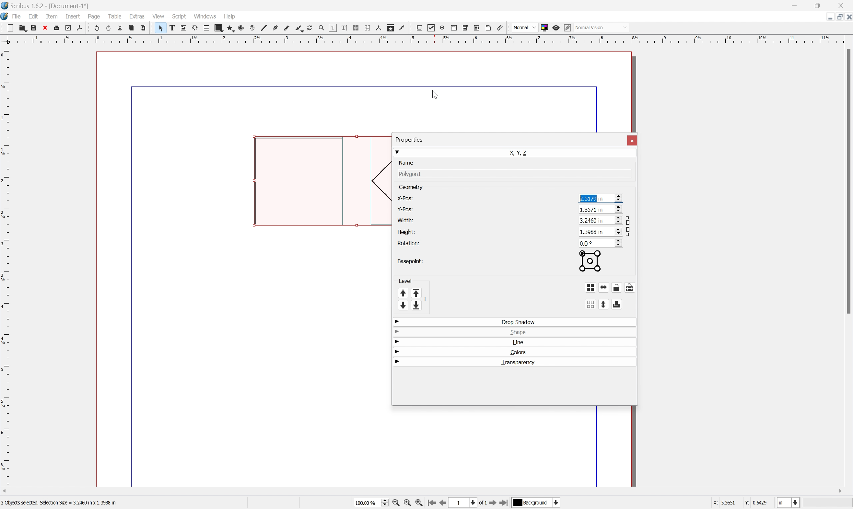 The height and width of the screenshot is (509, 853). What do you see at coordinates (505, 501) in the screenshot?
I see `Go to last page` at bounding box center [505, 501].